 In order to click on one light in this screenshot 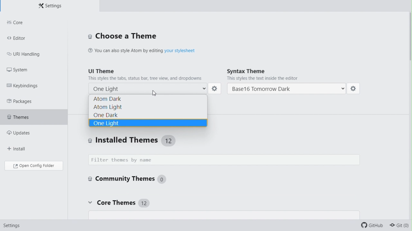, I will do `click(150, 88)`.